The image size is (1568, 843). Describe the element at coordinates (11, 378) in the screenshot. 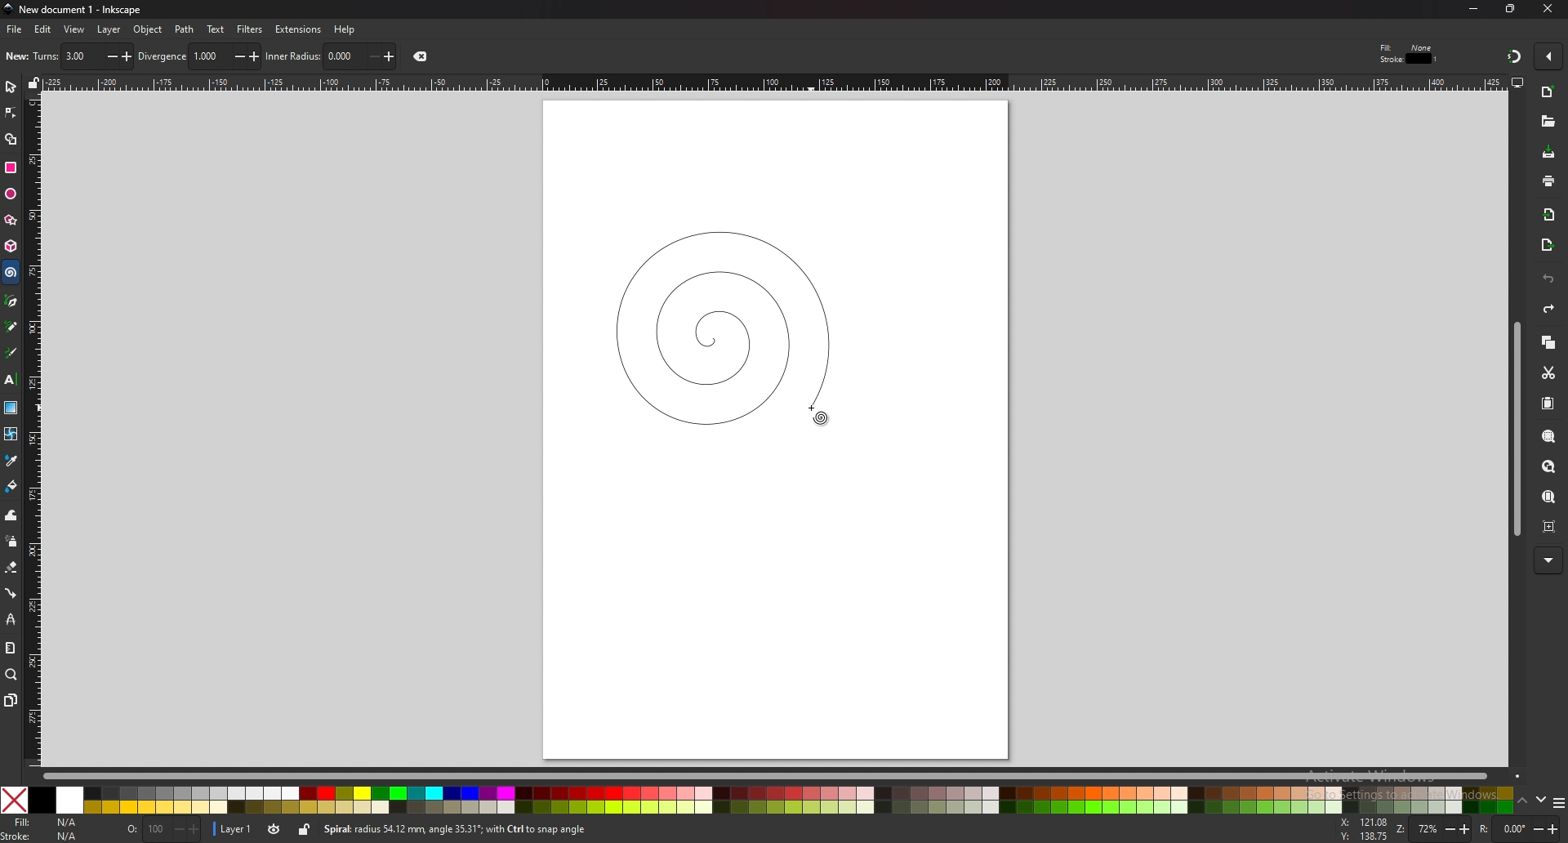

I see `text` at that location.